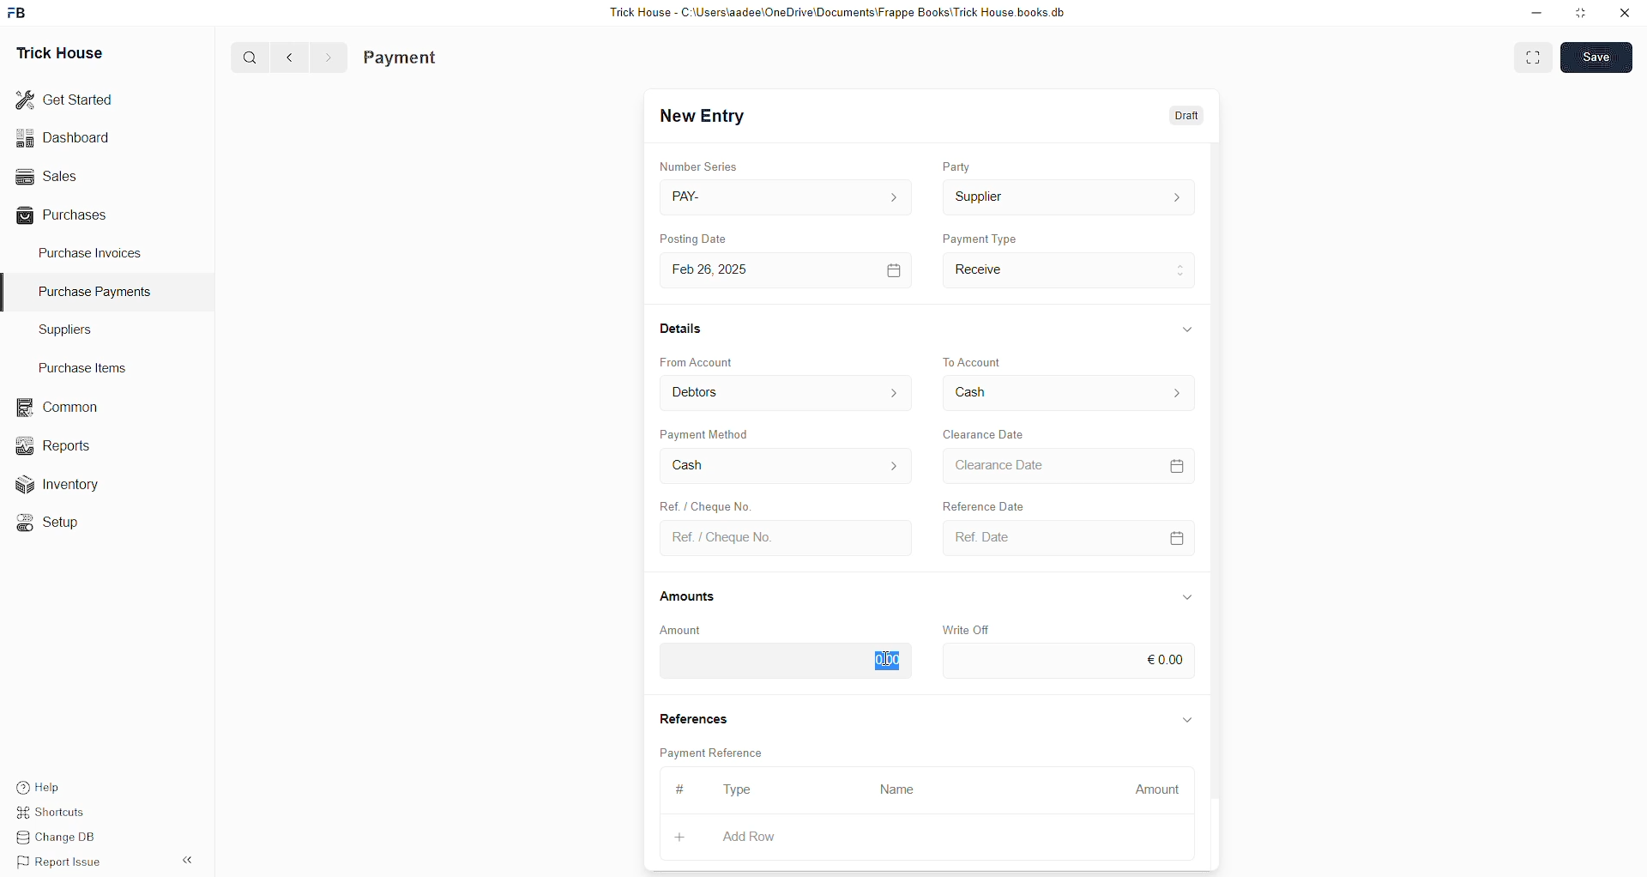 Image resolution: width=1647 pixels, height=877 pixels. Describe the element at coordinates (740, 789) in the screenshot. I see `Type` at that location.